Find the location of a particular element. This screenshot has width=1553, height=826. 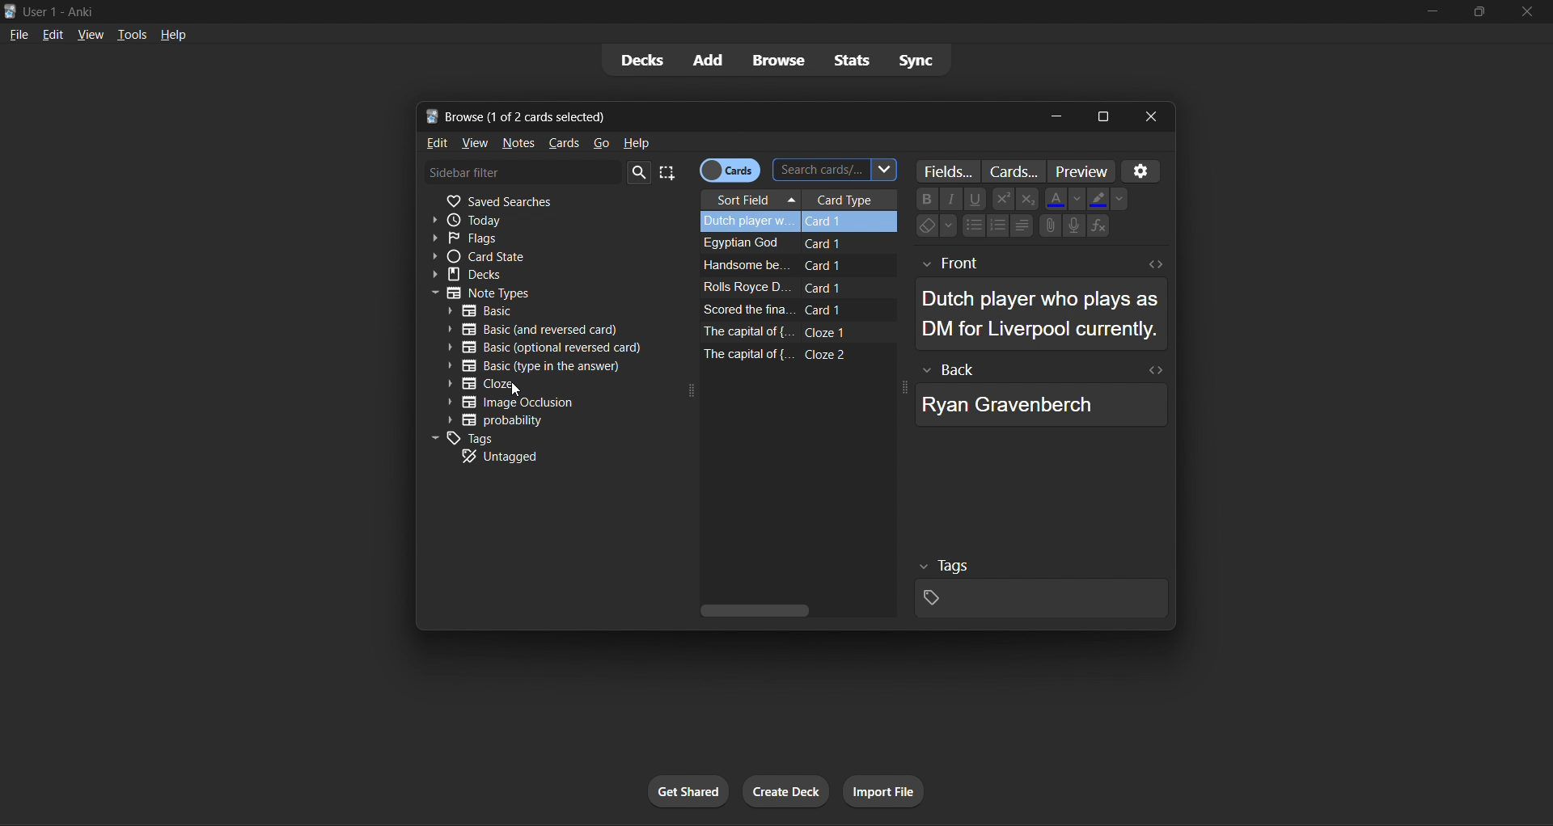

help is located at coordinates (637, 141).